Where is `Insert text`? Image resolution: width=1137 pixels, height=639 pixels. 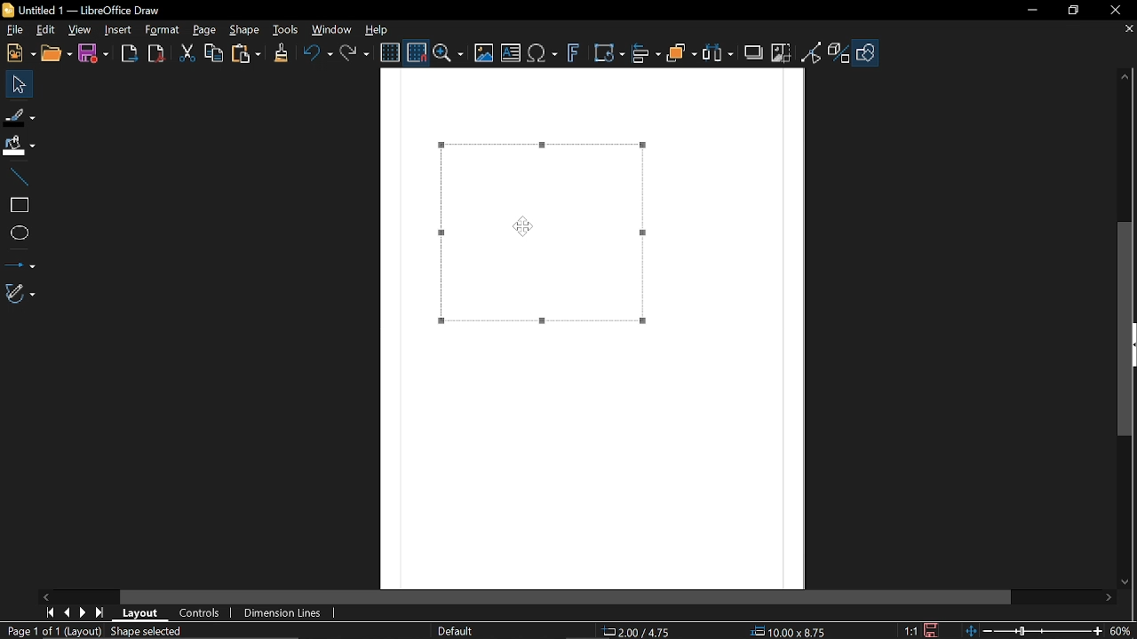
Insert text is located at coordinates (544, 54).